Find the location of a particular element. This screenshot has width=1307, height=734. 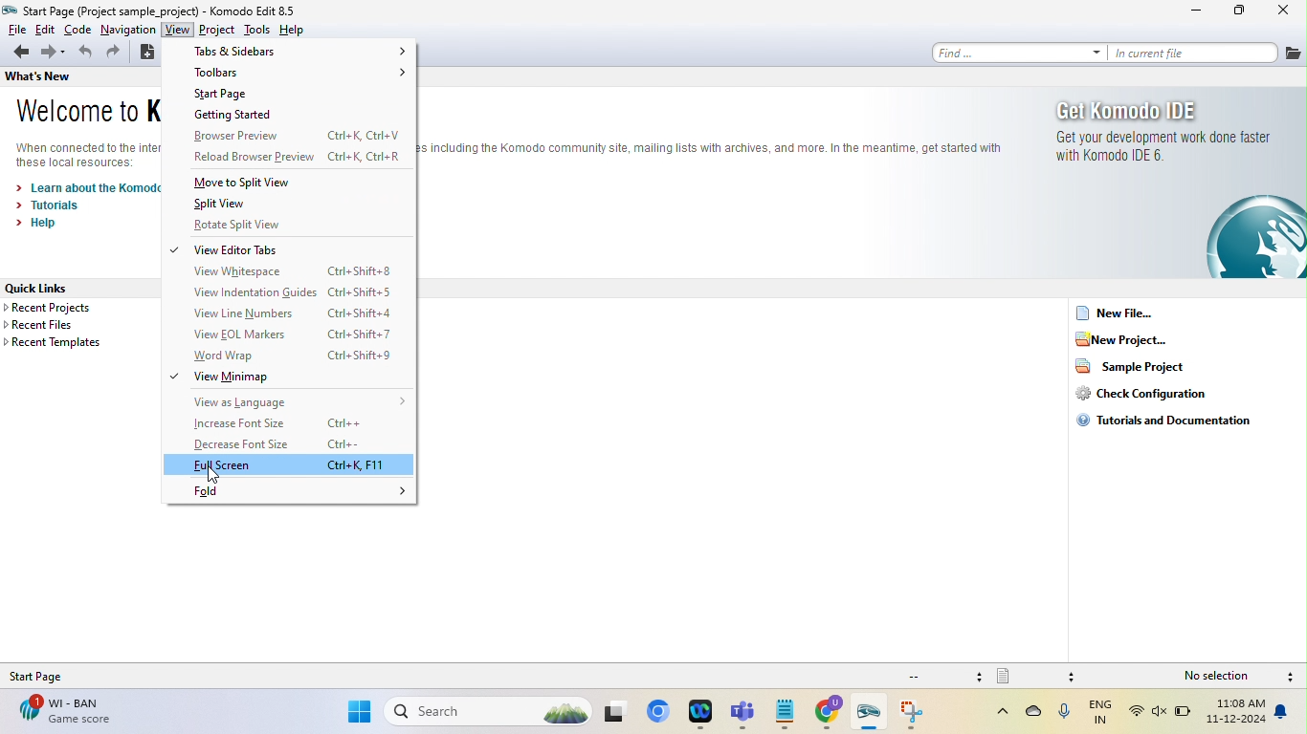

welcome to komodo edit is located at coordinates (87, 112).